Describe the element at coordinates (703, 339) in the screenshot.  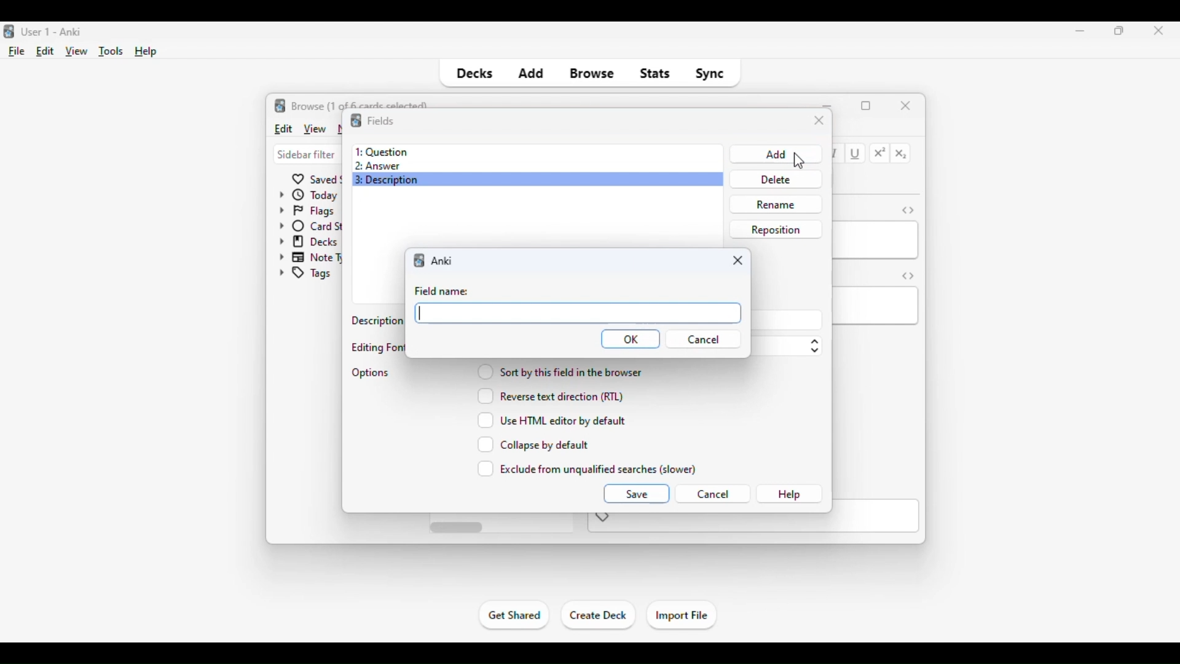
I see `cancel` at that location.